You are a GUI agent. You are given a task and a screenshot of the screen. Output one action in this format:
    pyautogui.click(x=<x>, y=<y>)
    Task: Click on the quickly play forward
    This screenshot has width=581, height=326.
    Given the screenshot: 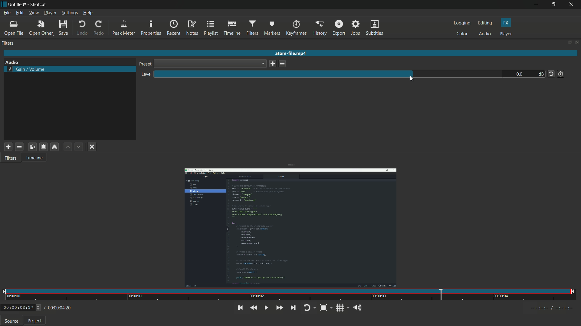 What is the action you would take?
    pyautogui.click(x=280, y=308)
    